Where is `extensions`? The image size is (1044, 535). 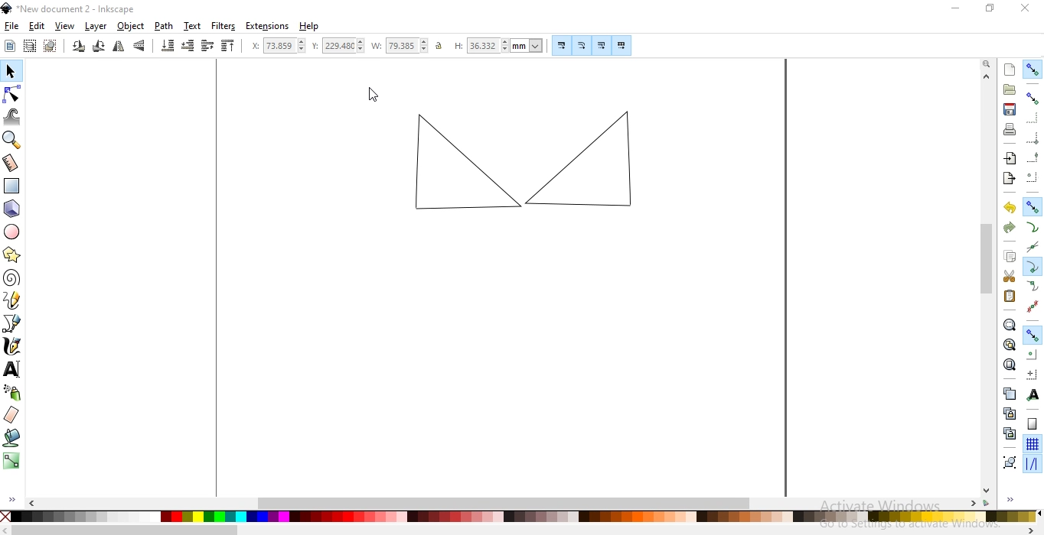
extensions is located at coordinates (268, 27).